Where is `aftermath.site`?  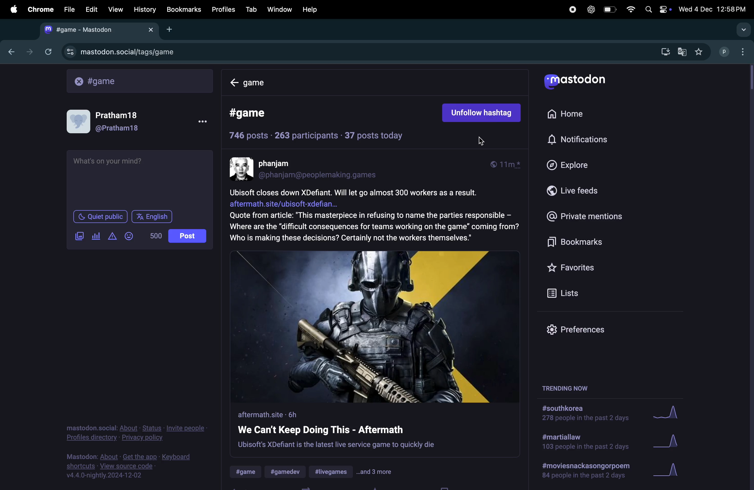 aftermath.site is located at coordinates (271, 415).